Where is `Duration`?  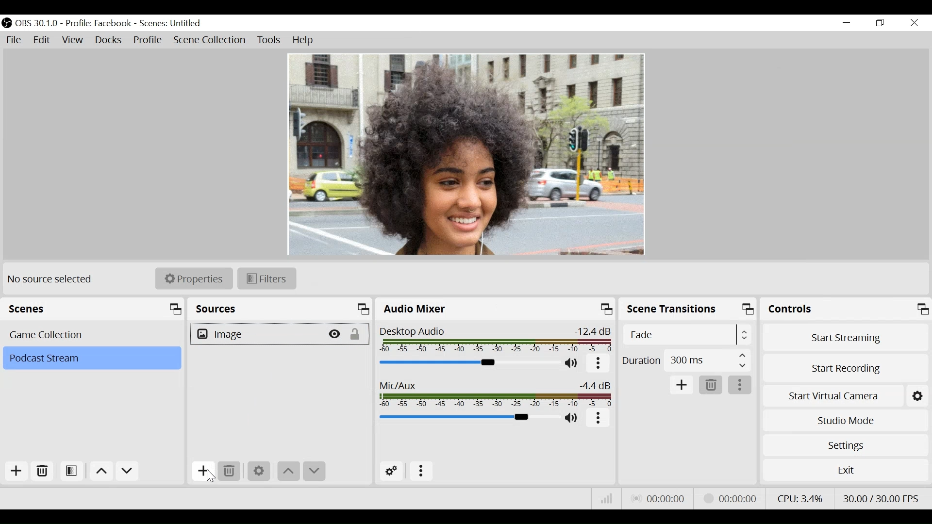 Duration is located at coordinates (686, 362).